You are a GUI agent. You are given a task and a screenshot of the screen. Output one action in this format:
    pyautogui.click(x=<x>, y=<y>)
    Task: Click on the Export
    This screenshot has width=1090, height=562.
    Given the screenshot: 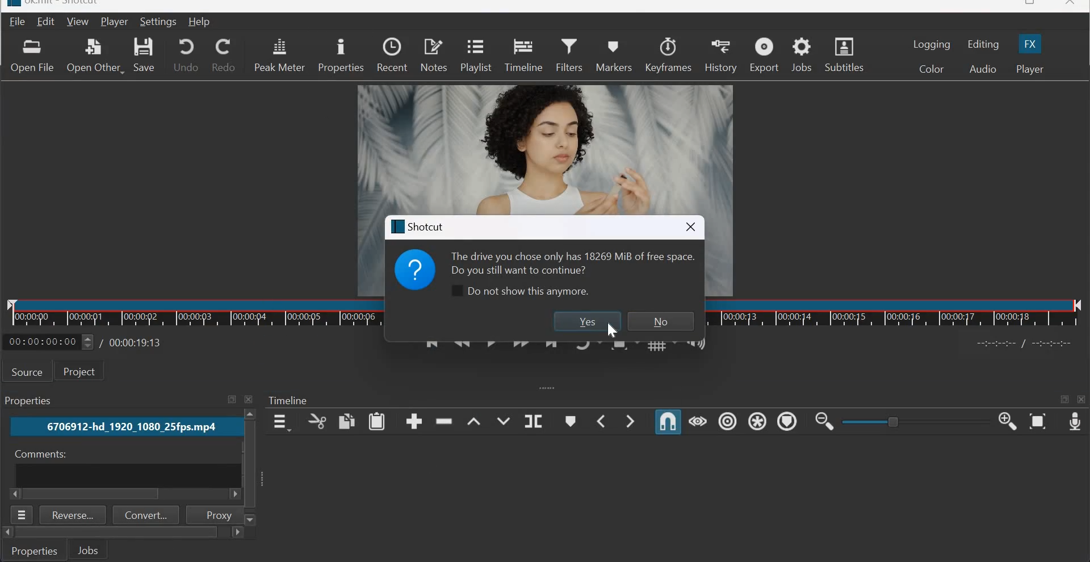 What is the action you would take?
    pyautogui.click(x=764, y=54)
    